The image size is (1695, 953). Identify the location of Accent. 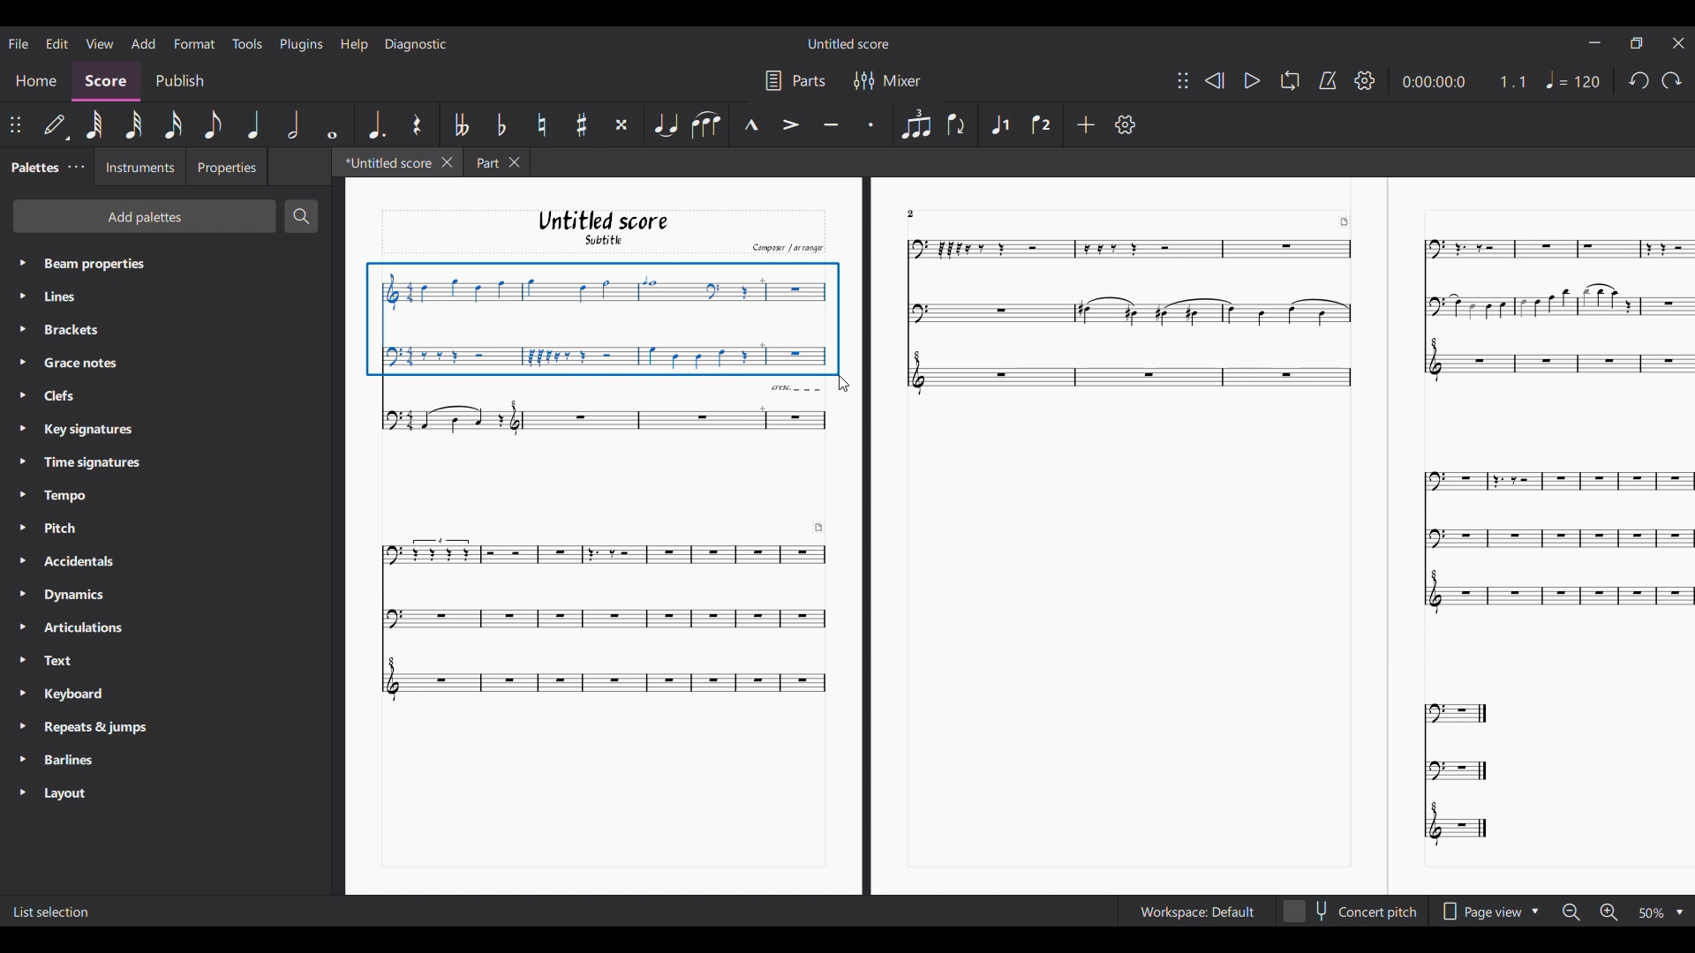
(790, 124).